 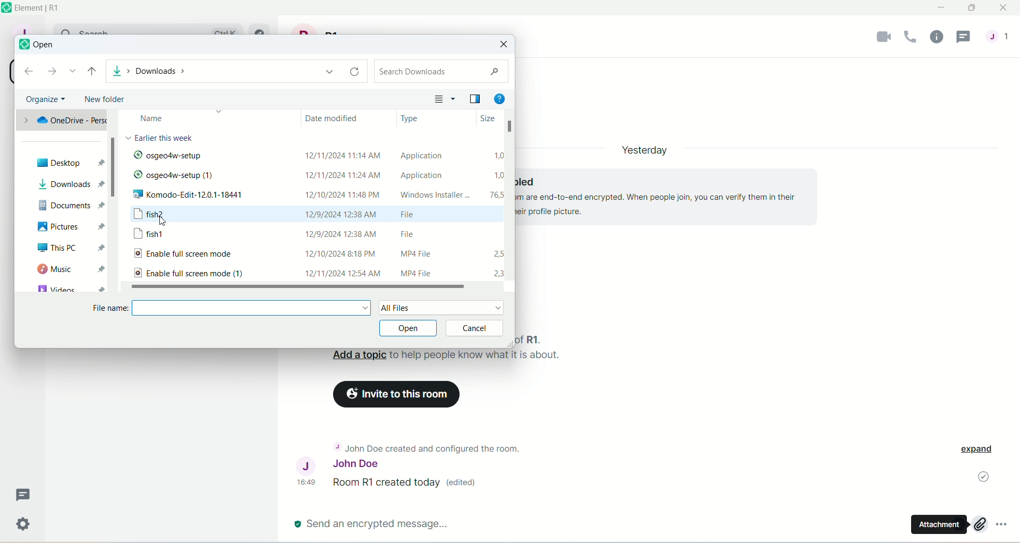 What do you see at coordinates (92, 73) in the screenshot?
I see `upto` at bounding box center [92, 73].